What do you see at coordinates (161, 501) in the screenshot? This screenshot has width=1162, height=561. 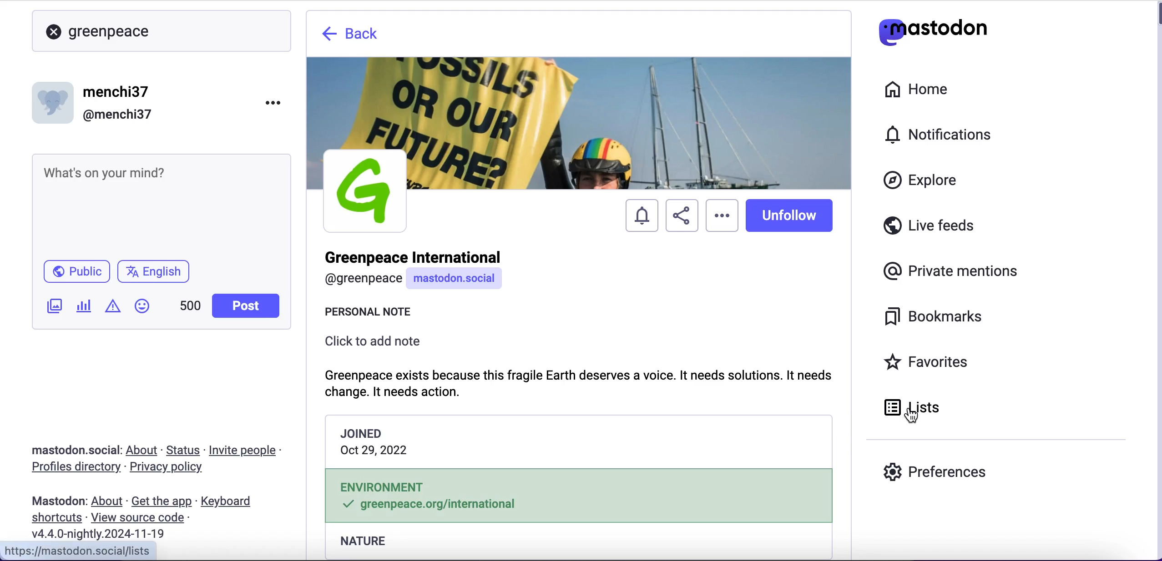 I see `get the app` at bounding box center [161, 501].